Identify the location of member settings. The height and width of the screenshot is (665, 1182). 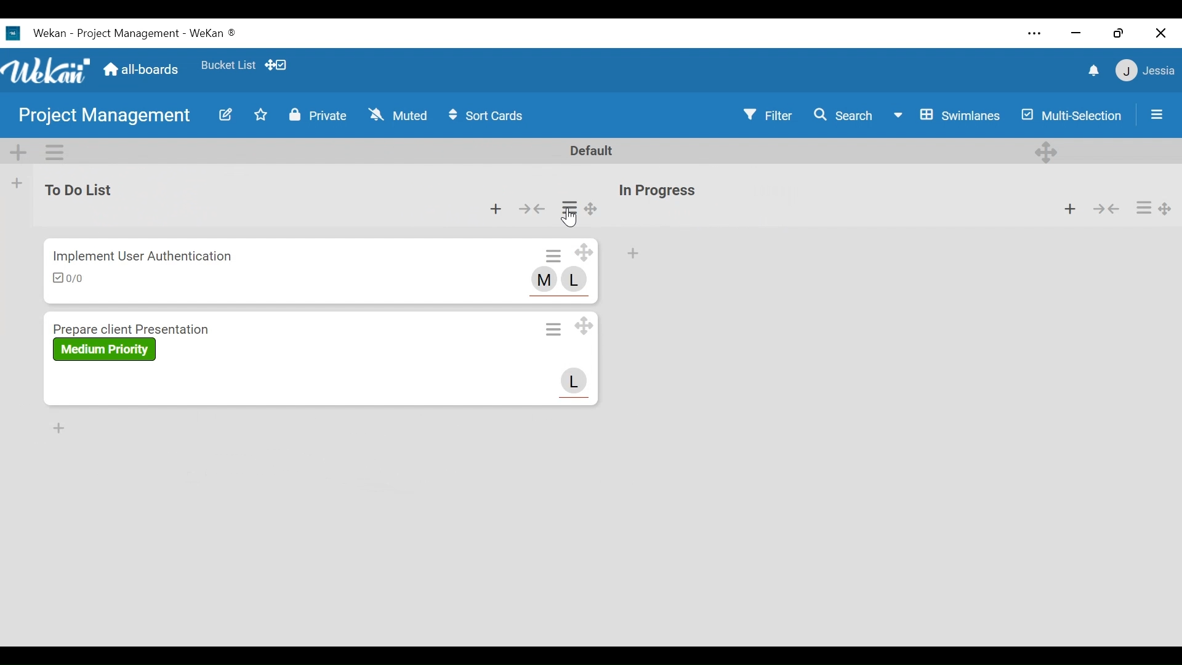
(1144, 70).